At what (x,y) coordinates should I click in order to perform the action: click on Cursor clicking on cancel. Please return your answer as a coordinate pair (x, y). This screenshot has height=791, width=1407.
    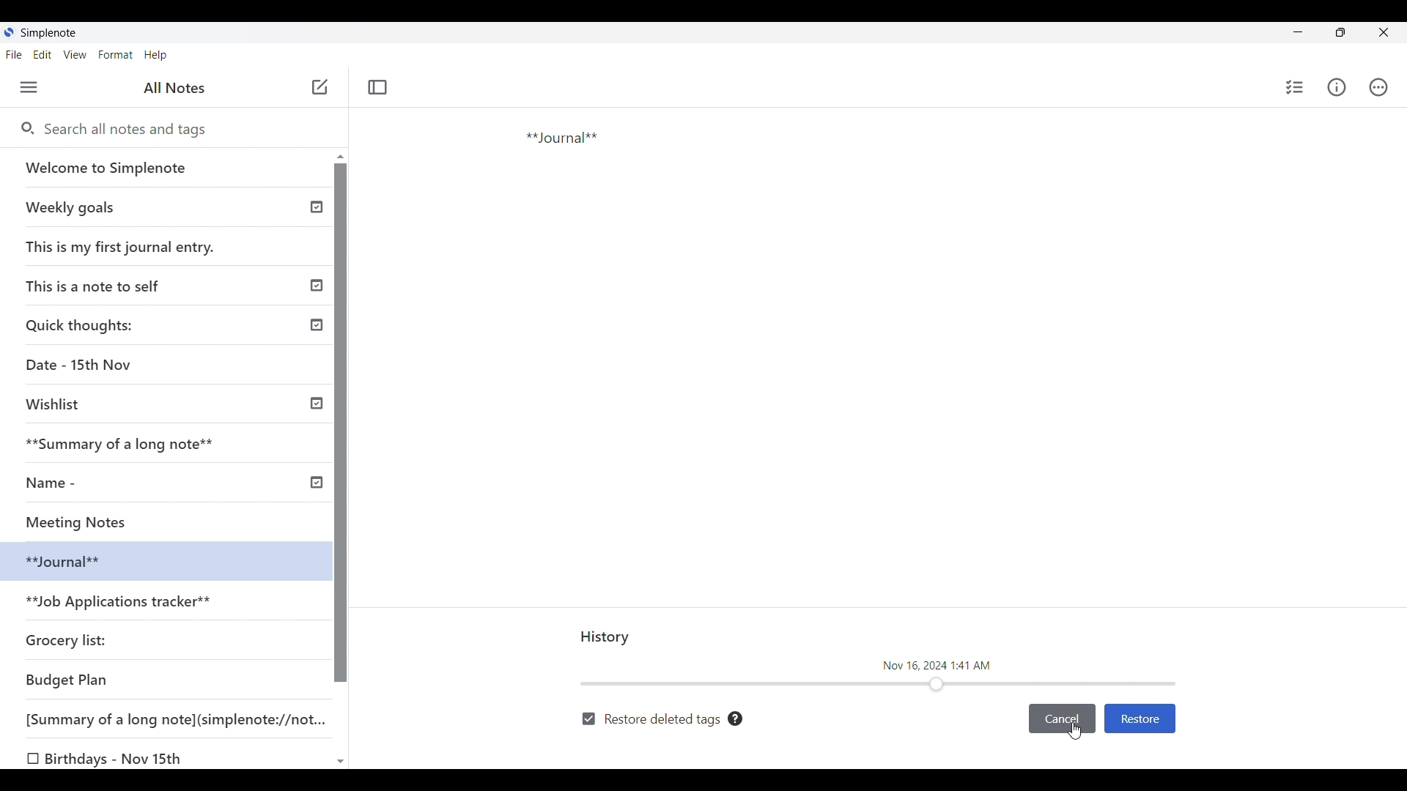
    Looking at the image, I should click on (1075, 732).